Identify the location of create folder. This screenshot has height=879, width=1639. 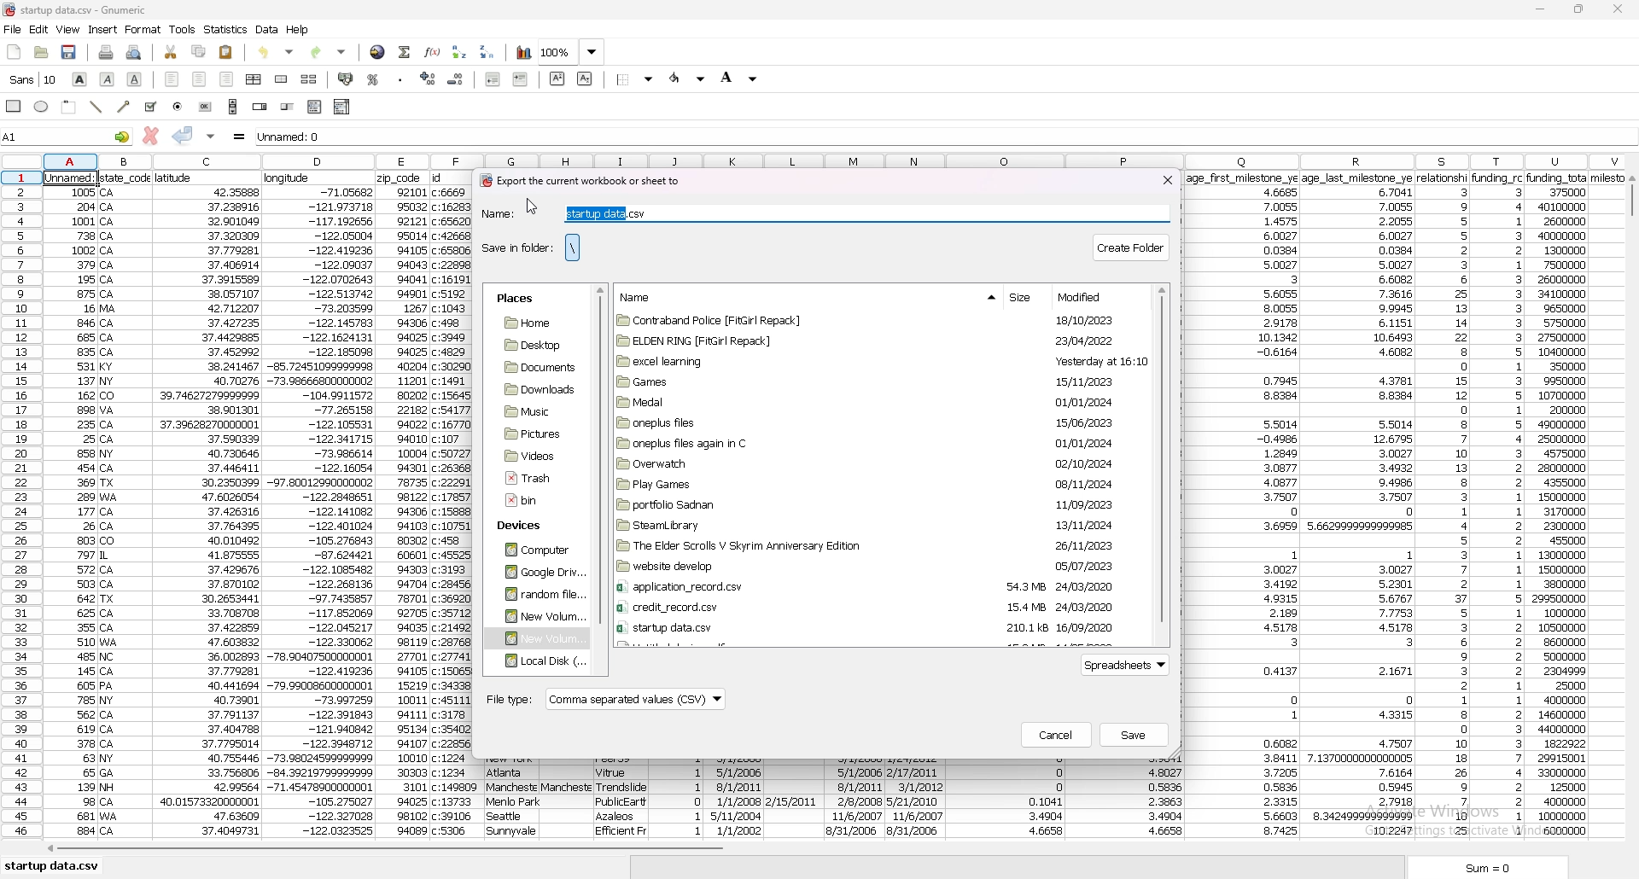
(1133, 246).